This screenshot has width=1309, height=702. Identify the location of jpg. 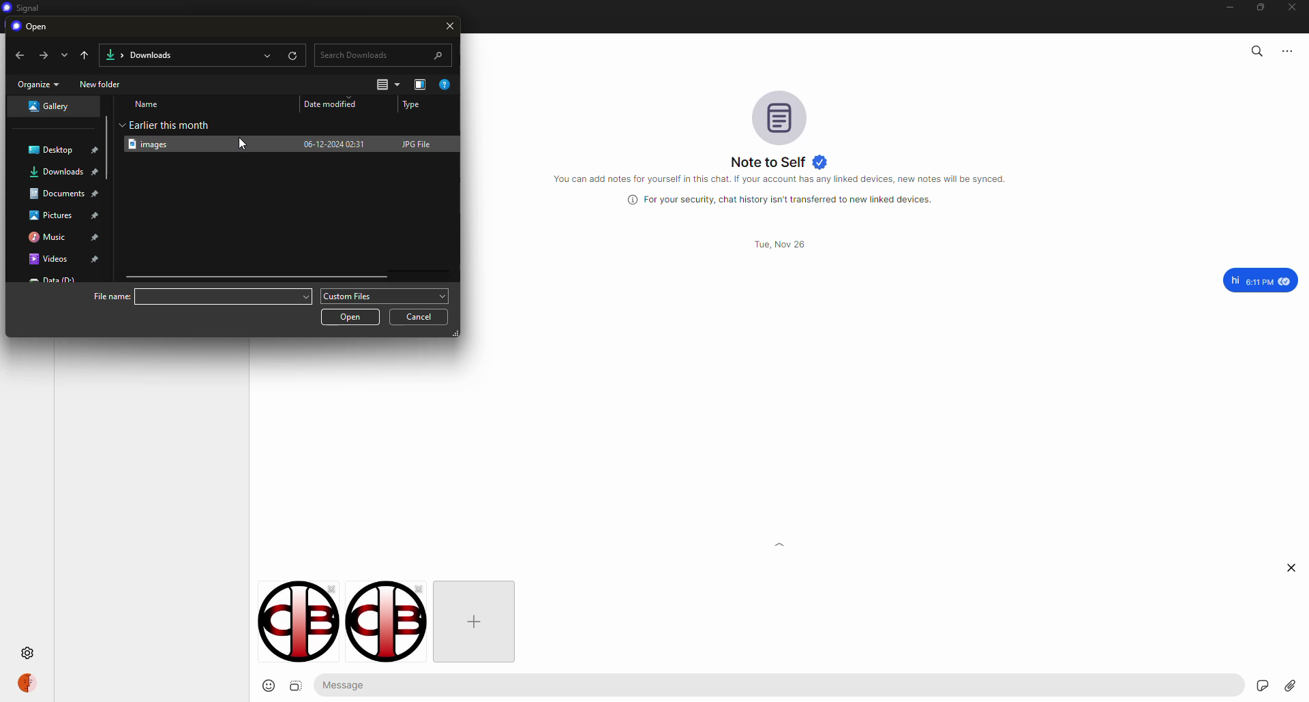
(419, 143).